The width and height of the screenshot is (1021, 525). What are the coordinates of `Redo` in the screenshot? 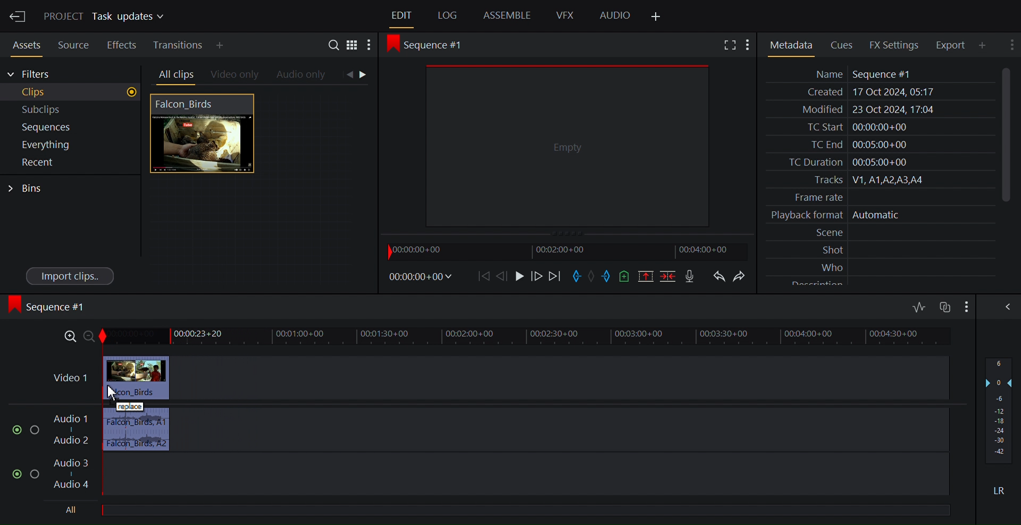 It's located at (743, 276).